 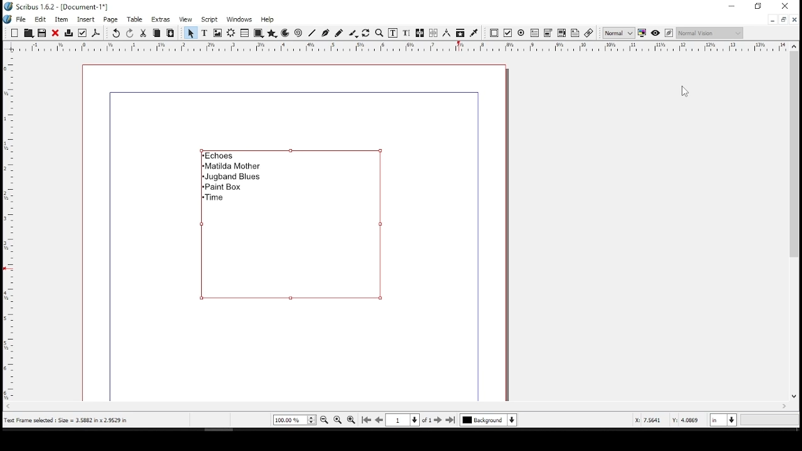 I want to click on select the visual appearance of display, so click(x=709, y=33).